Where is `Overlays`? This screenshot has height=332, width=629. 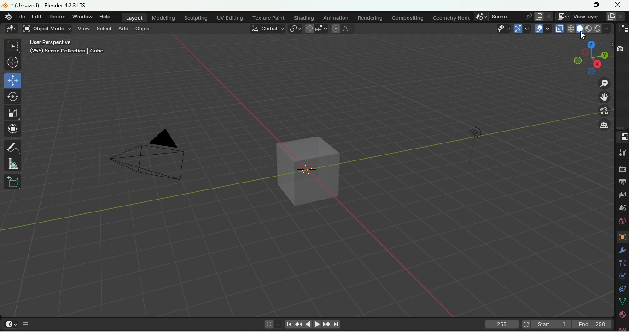 Overlays is located at coordinates (542, 29).